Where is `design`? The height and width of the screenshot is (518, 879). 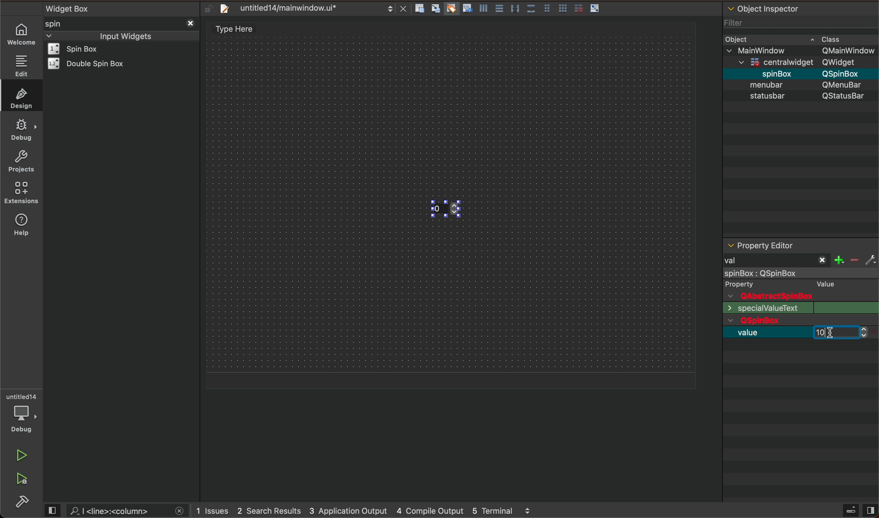 design is located at coordinates (20, 97).